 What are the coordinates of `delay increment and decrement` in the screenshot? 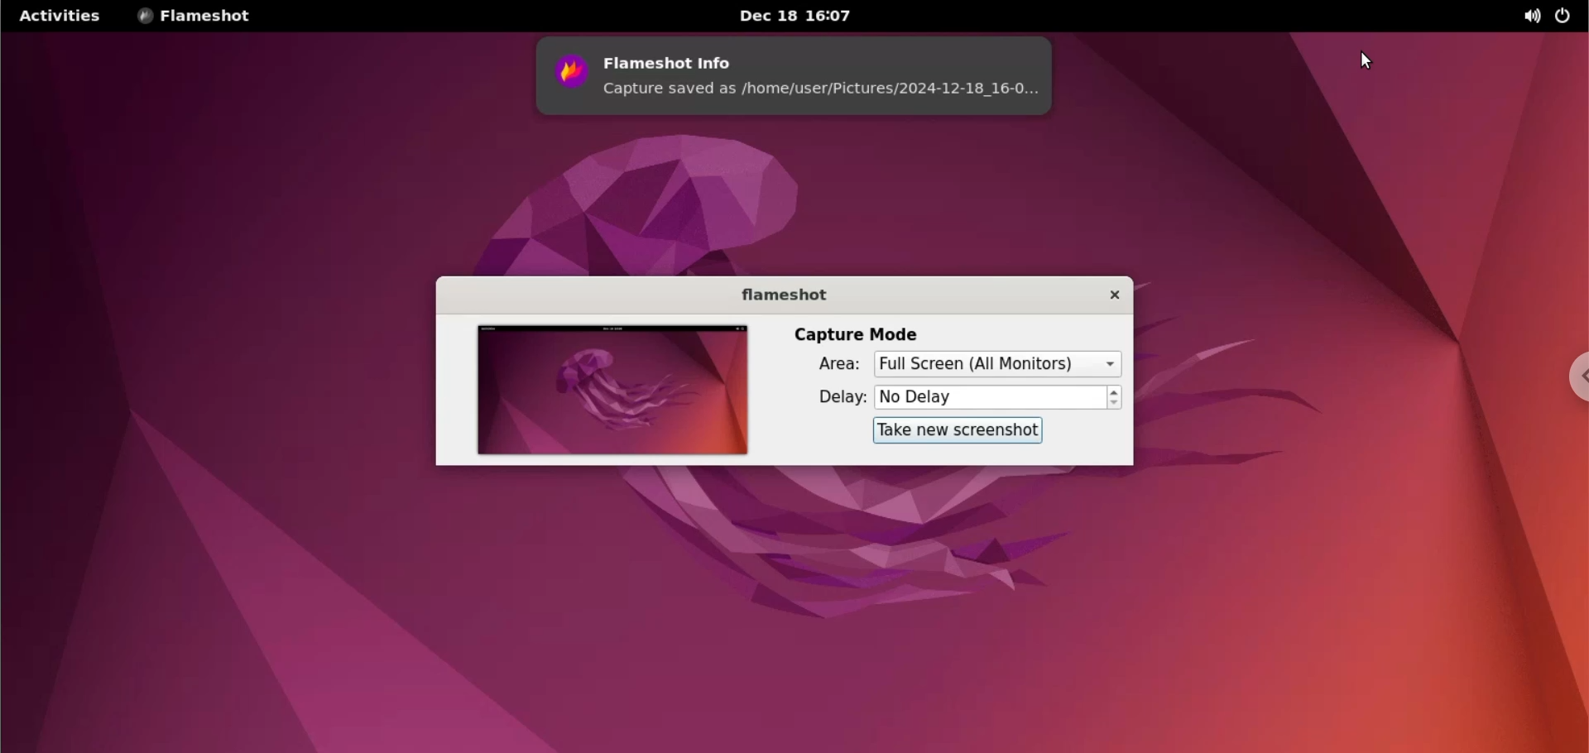 It's located at (1113, 398).